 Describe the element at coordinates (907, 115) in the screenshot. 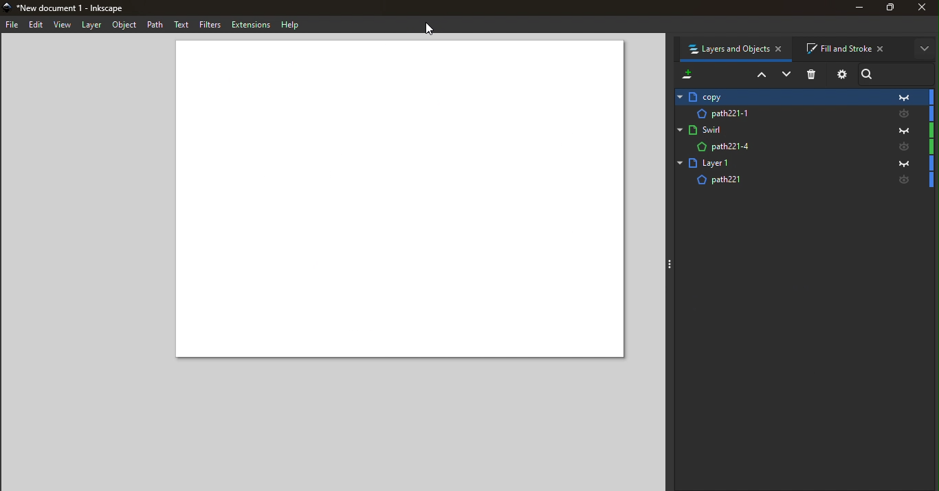

I see `hide/unhide layer` at that location.